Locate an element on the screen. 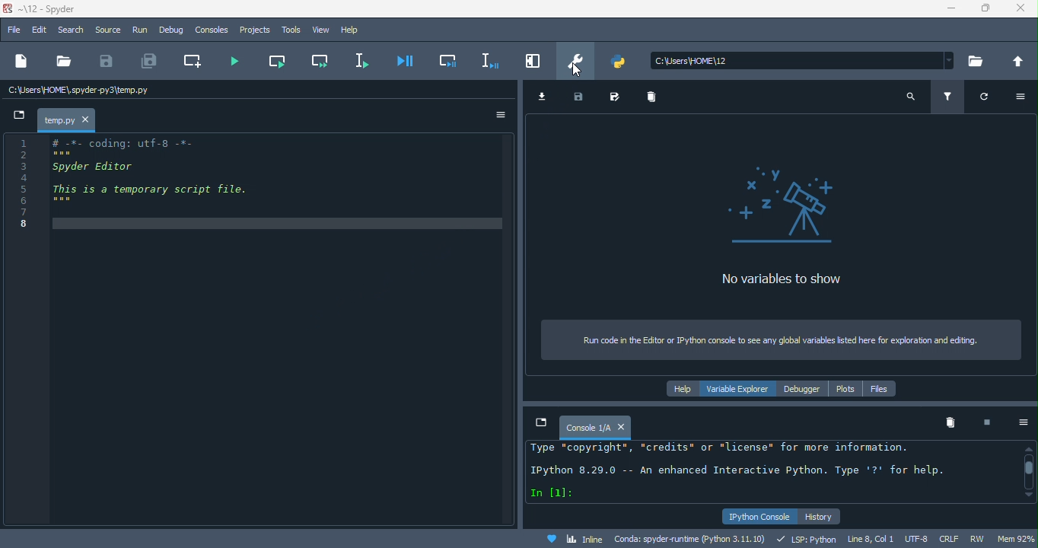 The image size is (1038, 548). delete is located at coordinates (655, 99).